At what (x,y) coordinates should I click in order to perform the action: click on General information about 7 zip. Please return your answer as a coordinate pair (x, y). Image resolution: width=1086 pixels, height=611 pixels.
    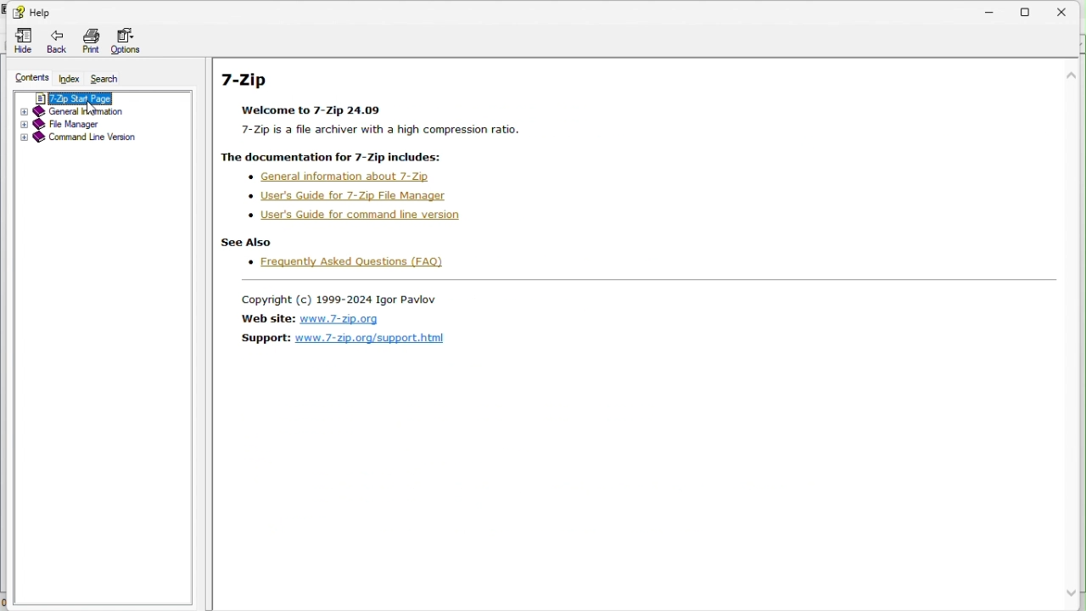
    Looking at the image, I should click on (334, 177).